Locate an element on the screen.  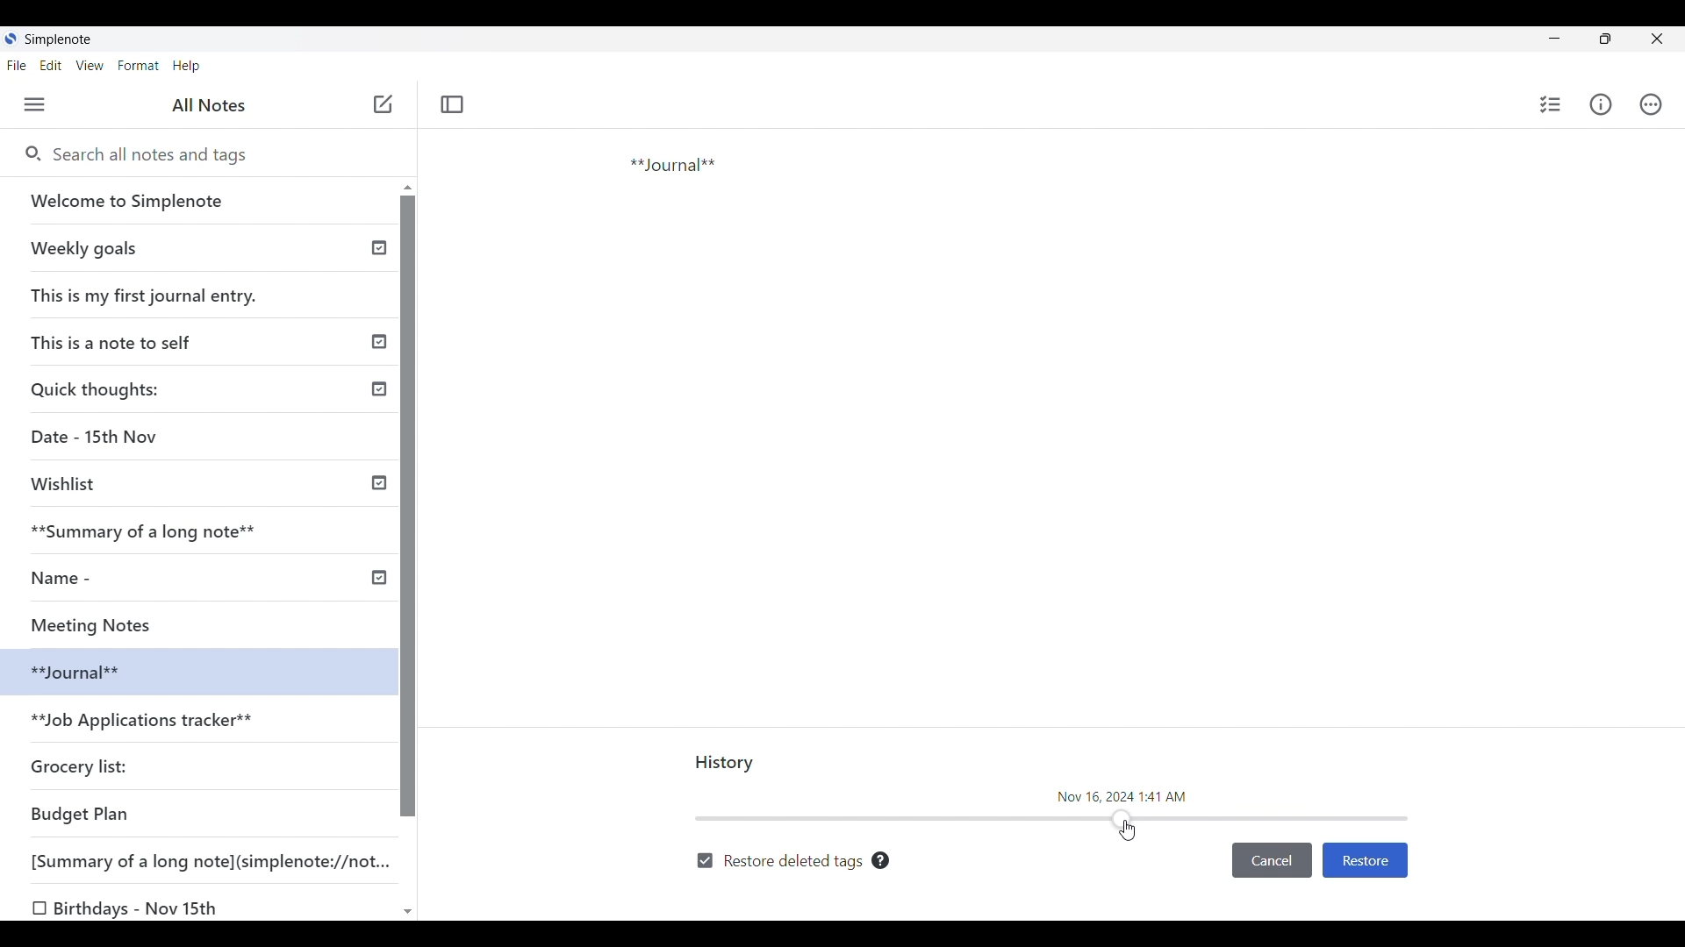
Title of left panel is located at coordinates (209, 105).